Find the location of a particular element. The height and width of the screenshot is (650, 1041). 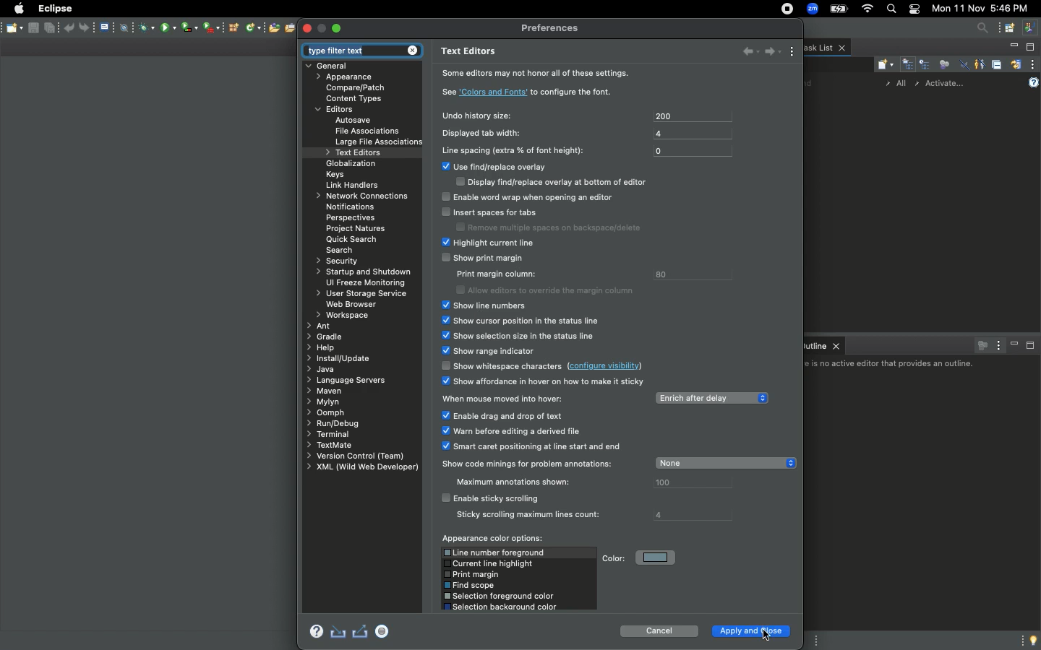

Show only my tasks is located at coordinates (980, 64).